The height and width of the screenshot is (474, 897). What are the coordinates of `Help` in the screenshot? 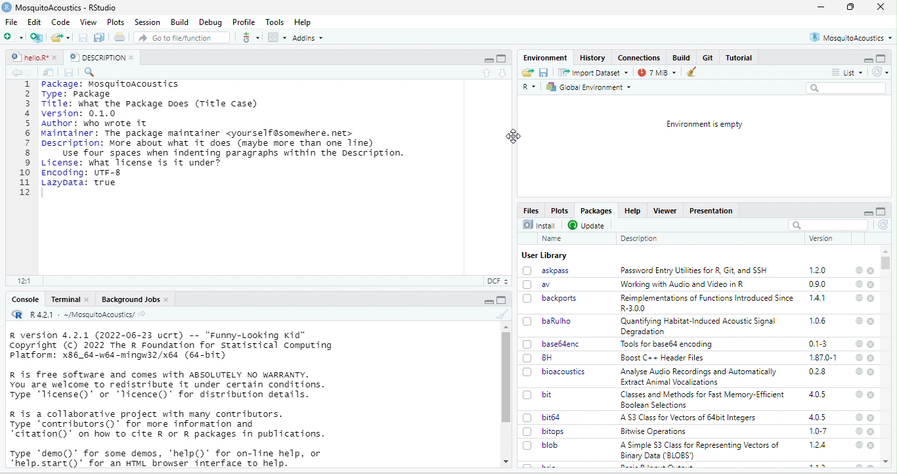 It's located at (634, 211).